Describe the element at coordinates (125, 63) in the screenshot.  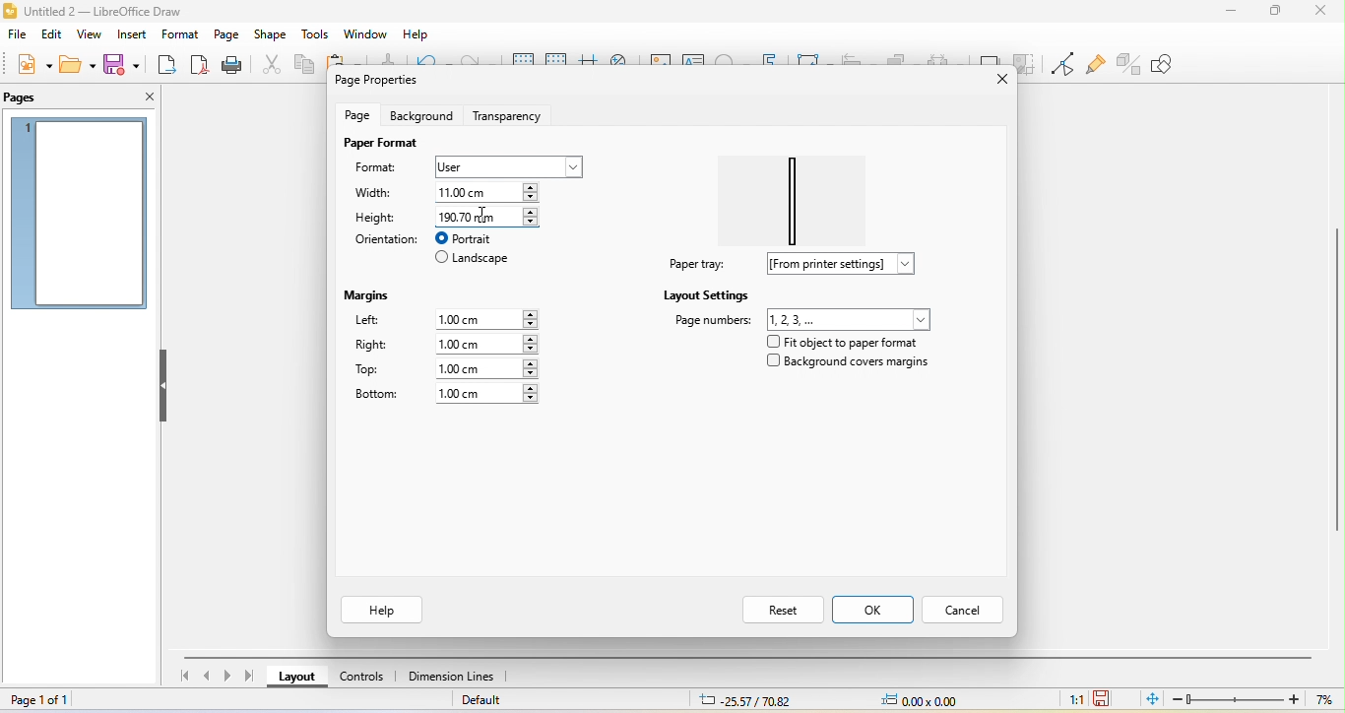
I see `save` at that location.